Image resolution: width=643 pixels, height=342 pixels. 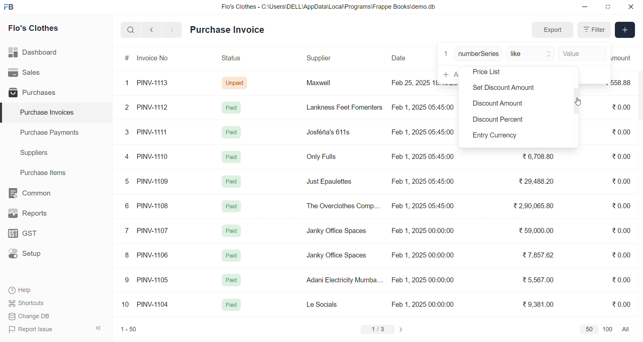 I want to click on ₹0.00, so click(x=621, y=304).